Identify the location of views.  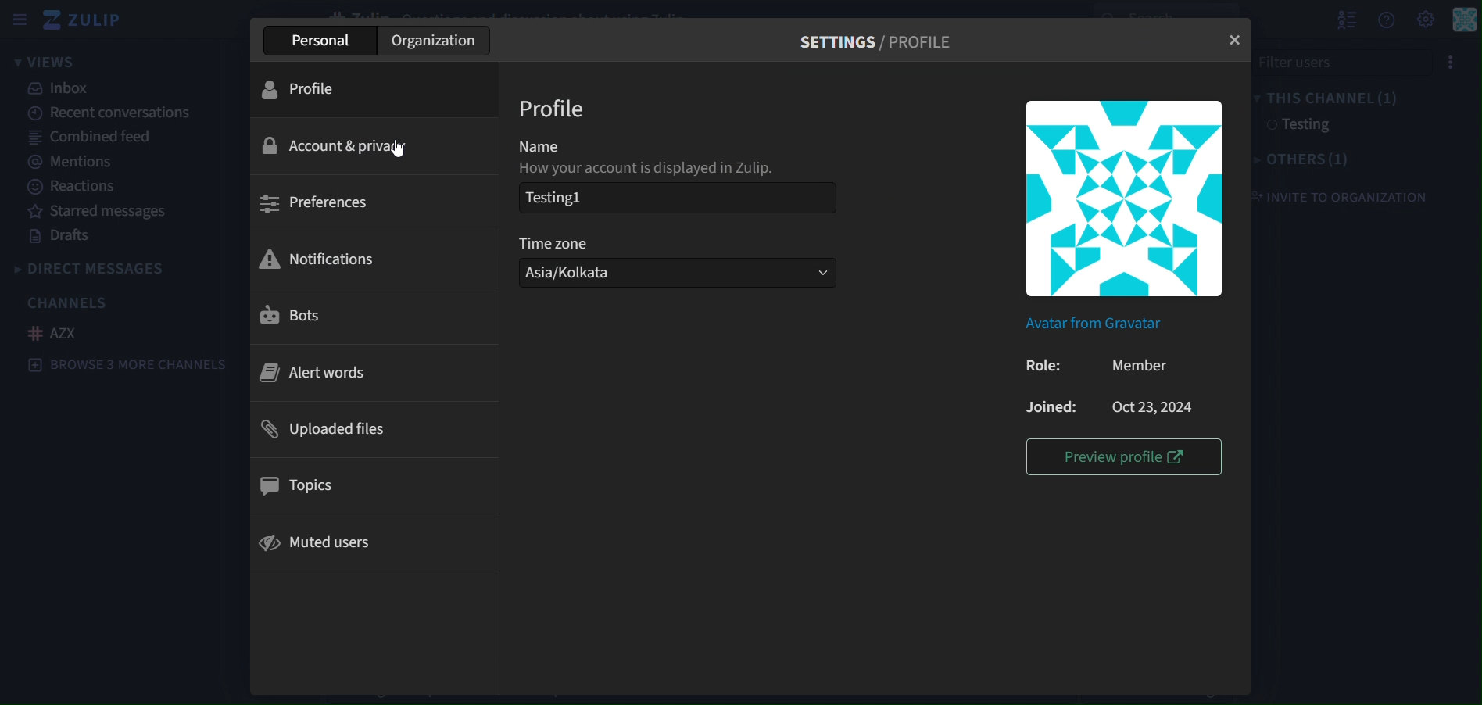
(52, 62).